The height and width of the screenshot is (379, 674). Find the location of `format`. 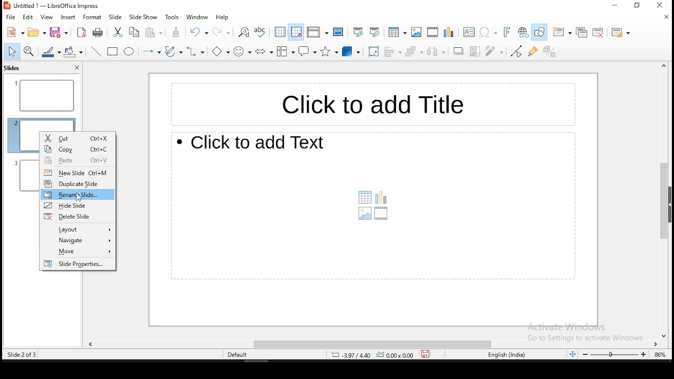

format is located at coordinates (93, 17).